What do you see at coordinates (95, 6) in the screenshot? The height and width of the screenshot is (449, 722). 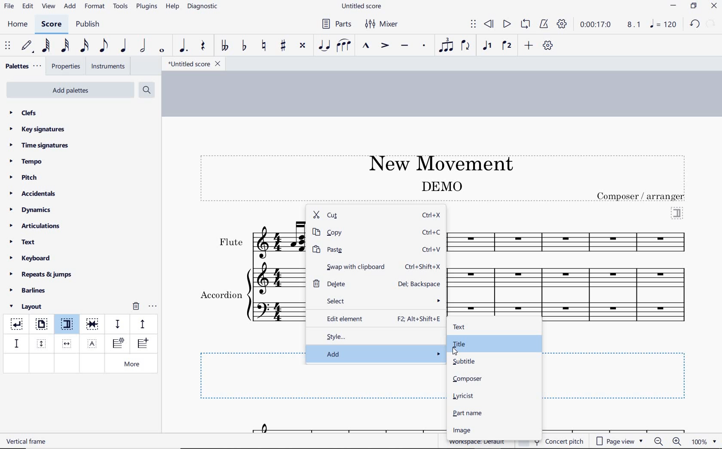 I see `format` at bounding box center [95, 6].